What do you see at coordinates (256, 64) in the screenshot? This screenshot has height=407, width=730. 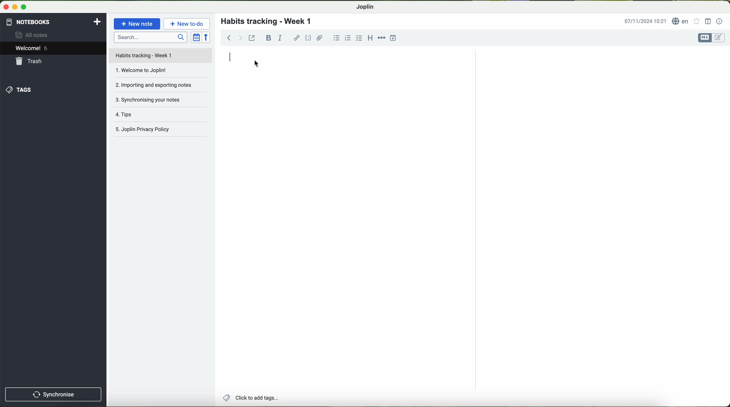 I see `cursor` at bounding box center [256, 64].